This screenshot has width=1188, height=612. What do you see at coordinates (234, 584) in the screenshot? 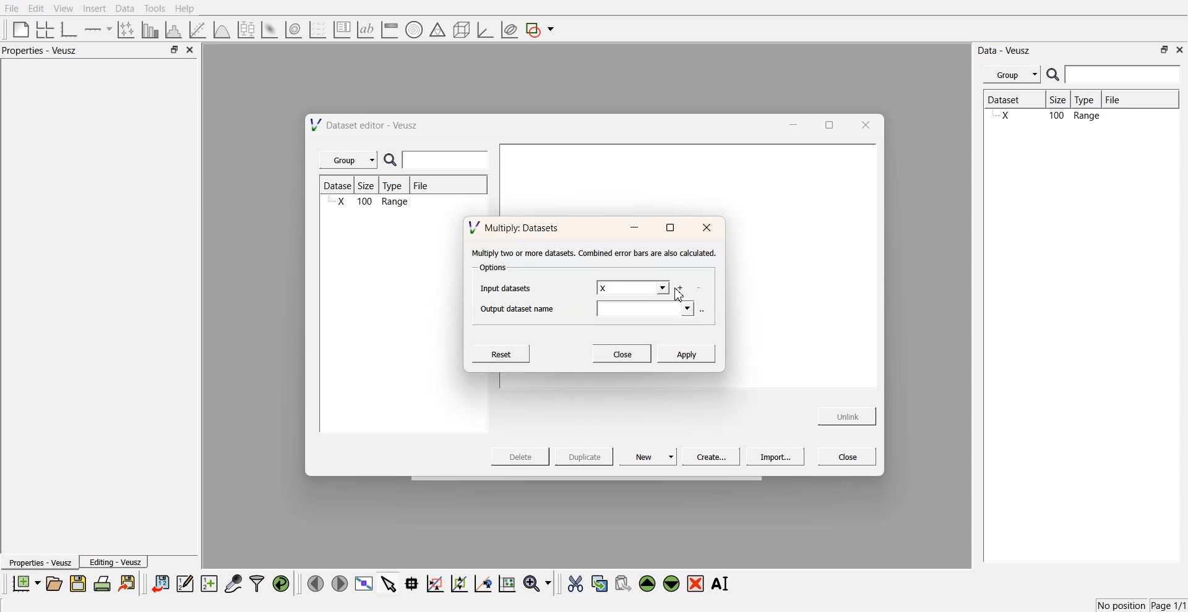
I see `capture data points` at bounding box center [234, 584].